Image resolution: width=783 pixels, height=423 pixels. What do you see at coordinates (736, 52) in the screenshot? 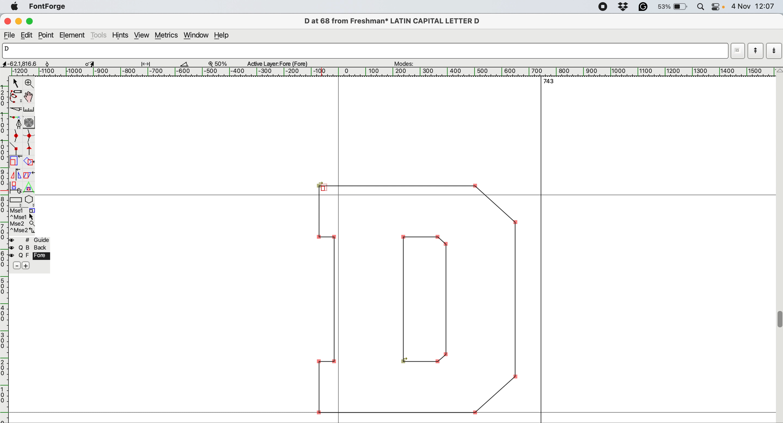
I see `current word list` at bounding box center [736, 52].